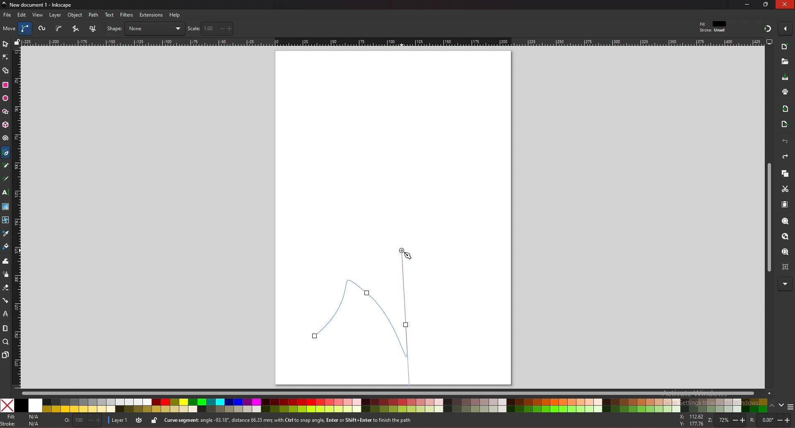 Image resolution: width=795 pixels, height=428 pixels. Describe the element at coordinates (786, 266) in the screenshot. I see `zoom centre page` at that location.